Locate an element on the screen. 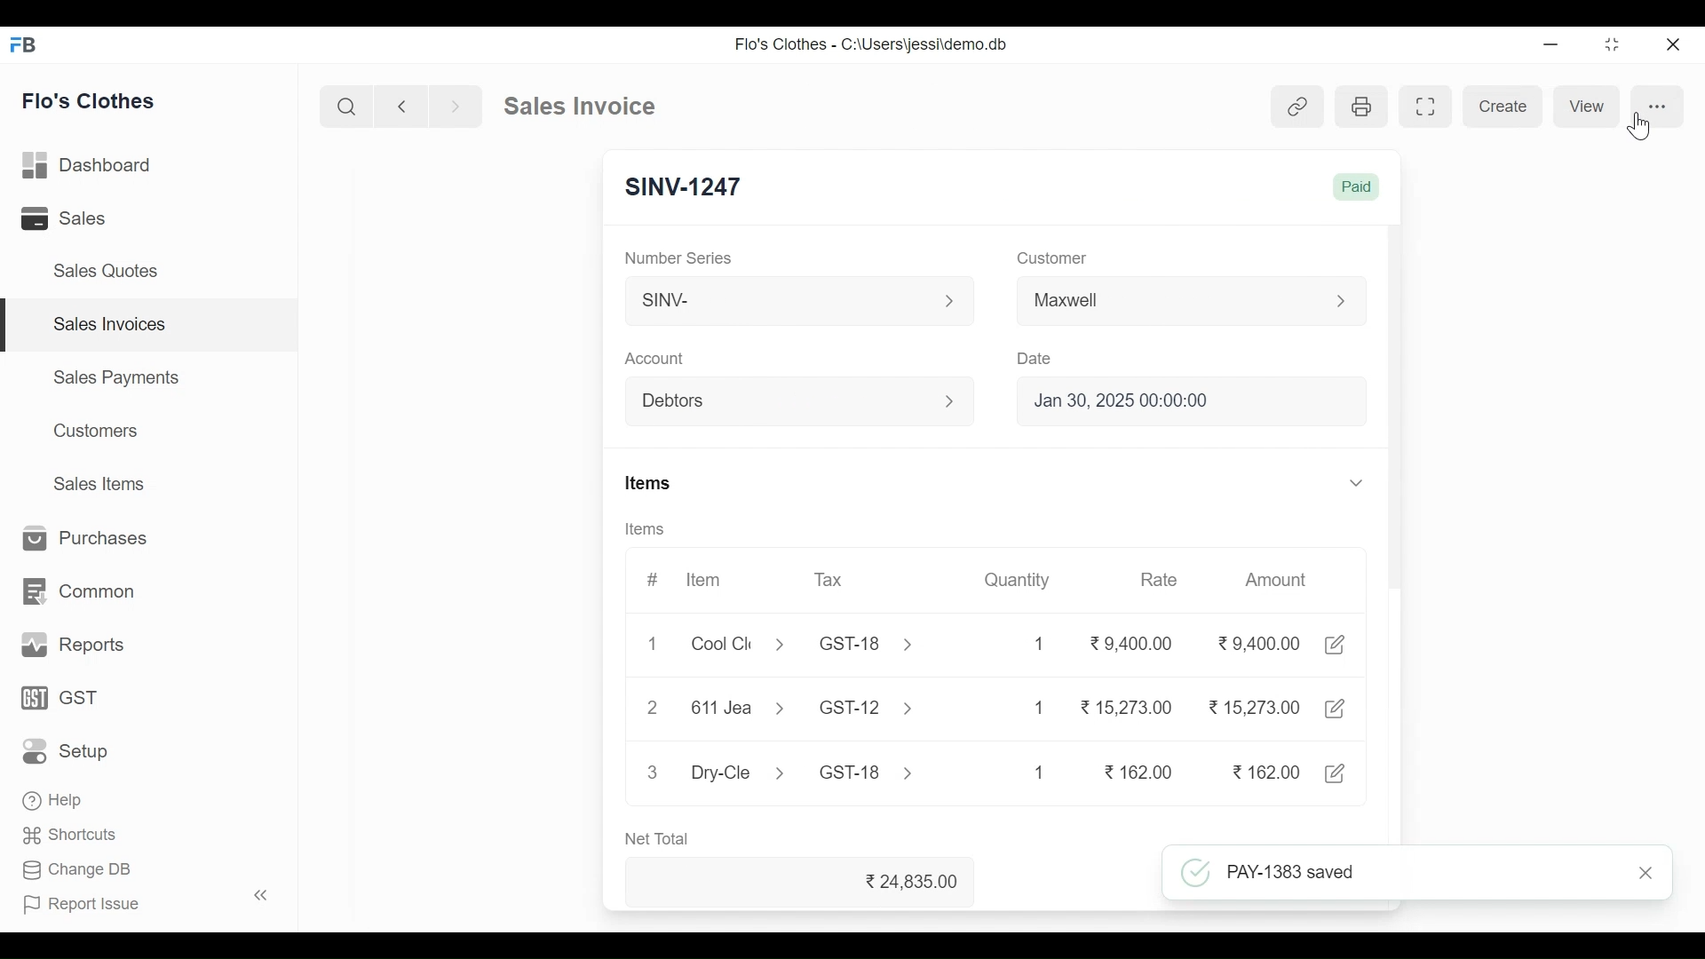 This screenshot has width=1705, height=959. 162.00 is located at coordinates (1264, 771).